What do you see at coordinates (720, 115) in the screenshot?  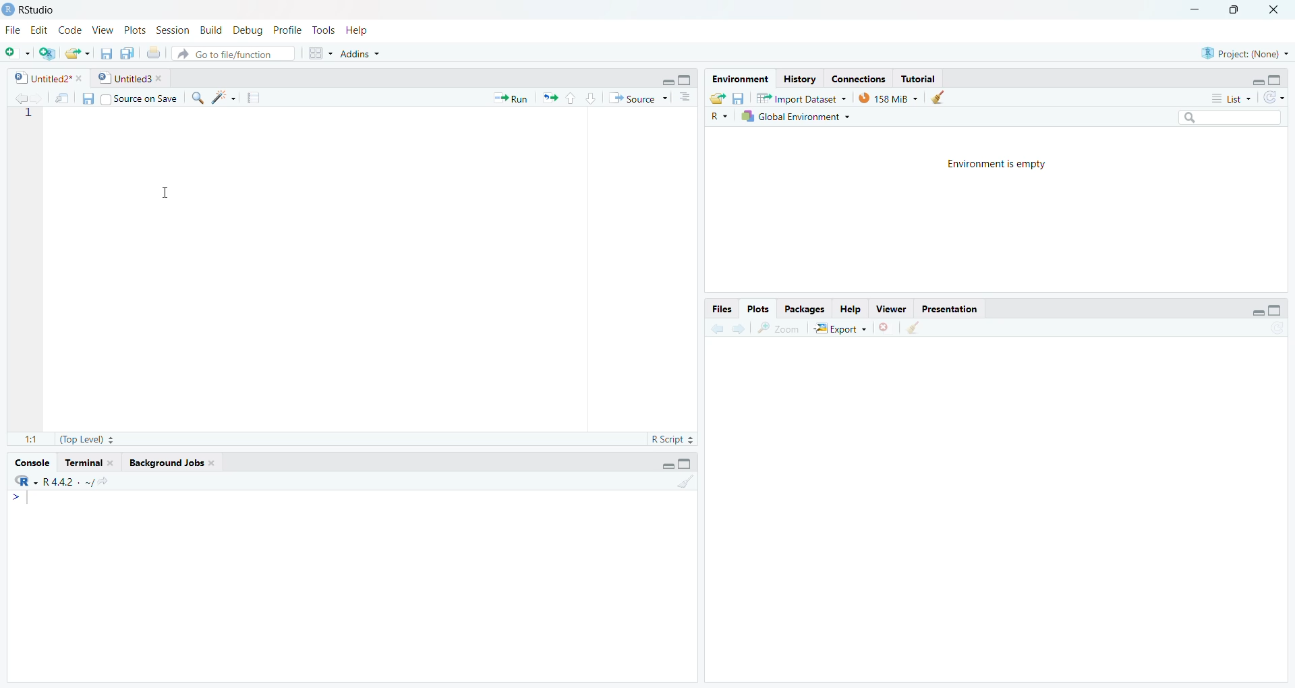 I see `R~` at bounding box center [720, 115].